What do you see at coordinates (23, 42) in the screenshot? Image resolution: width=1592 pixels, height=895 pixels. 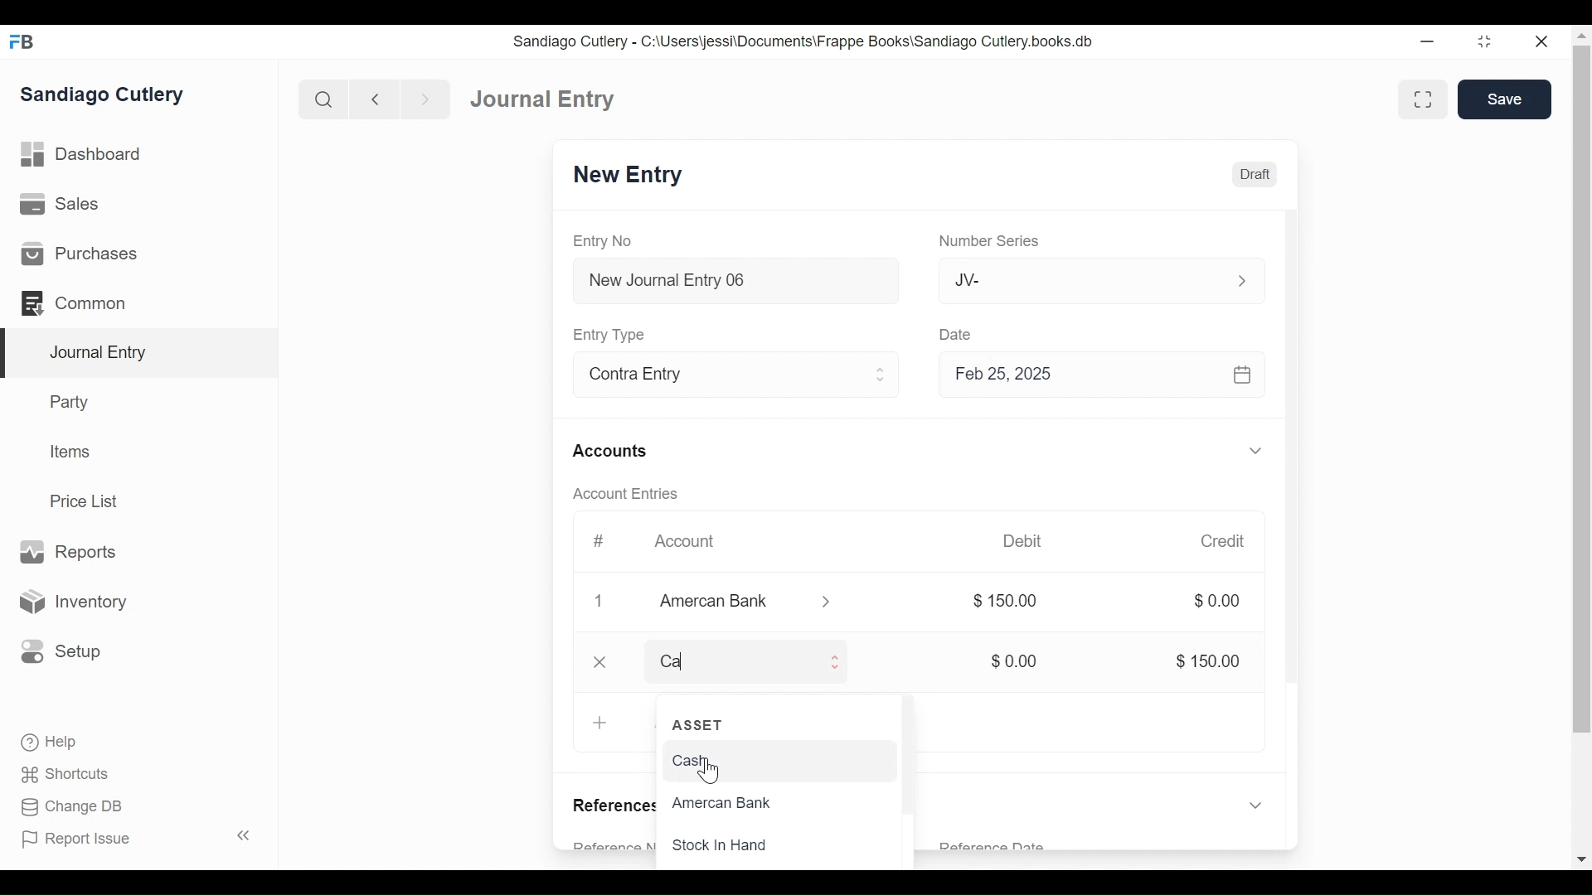 I see `Frappe Books Desktop icon` at bounding box center [23, 42].